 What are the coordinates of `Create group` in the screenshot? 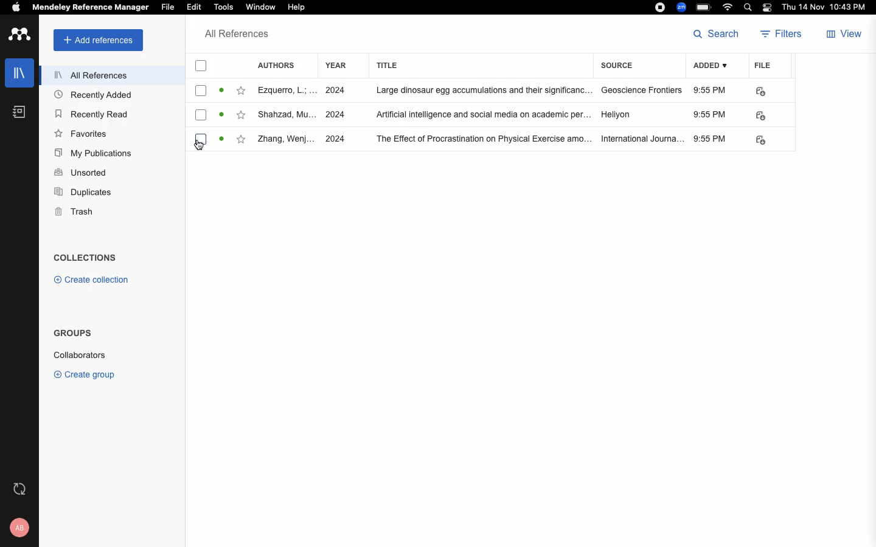 It's located at (87, 374).